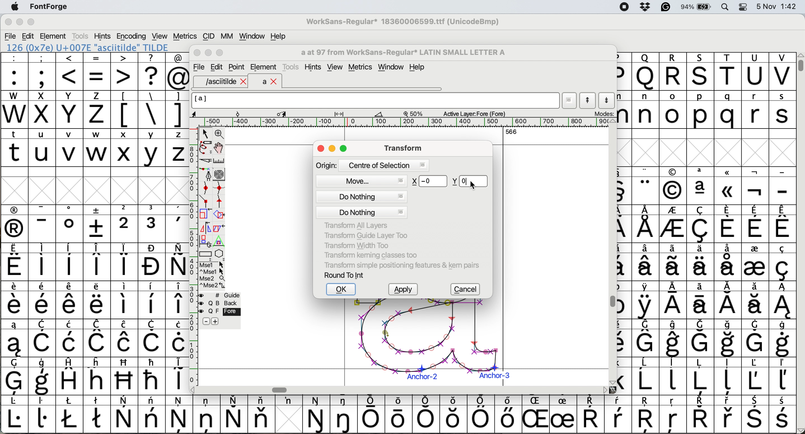 Image resolution: width=805 pixels, height=434 pixels. I want to click on file, so click(11, 36).